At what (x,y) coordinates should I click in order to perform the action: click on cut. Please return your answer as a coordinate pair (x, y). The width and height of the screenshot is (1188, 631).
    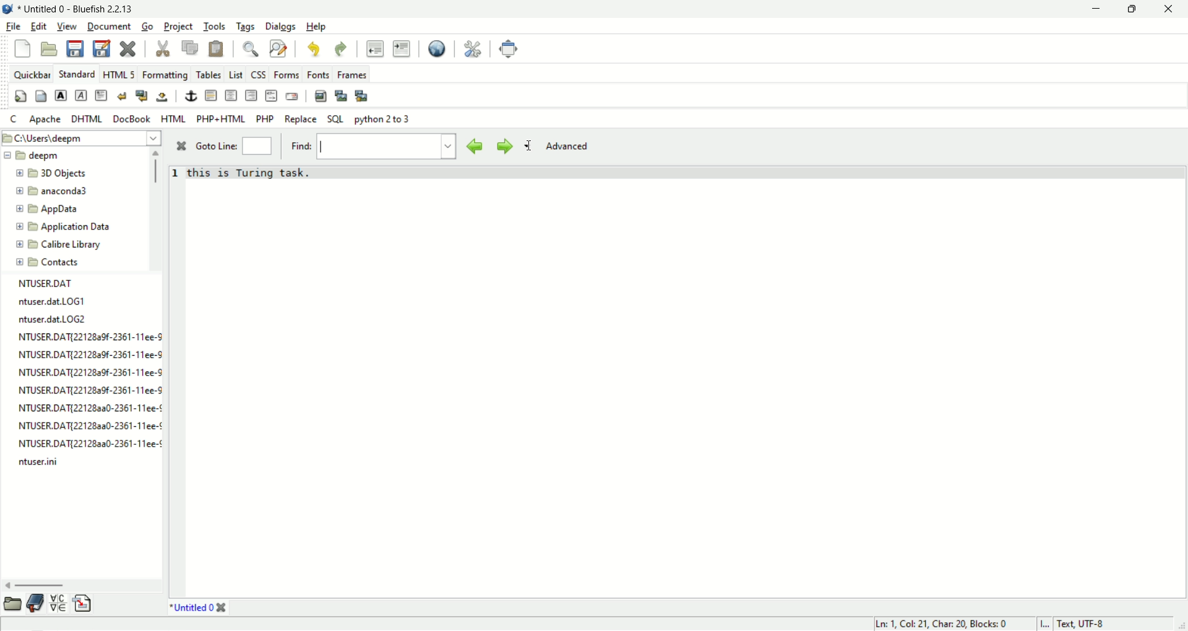
    Looking at the image, I should click on (164, 49).